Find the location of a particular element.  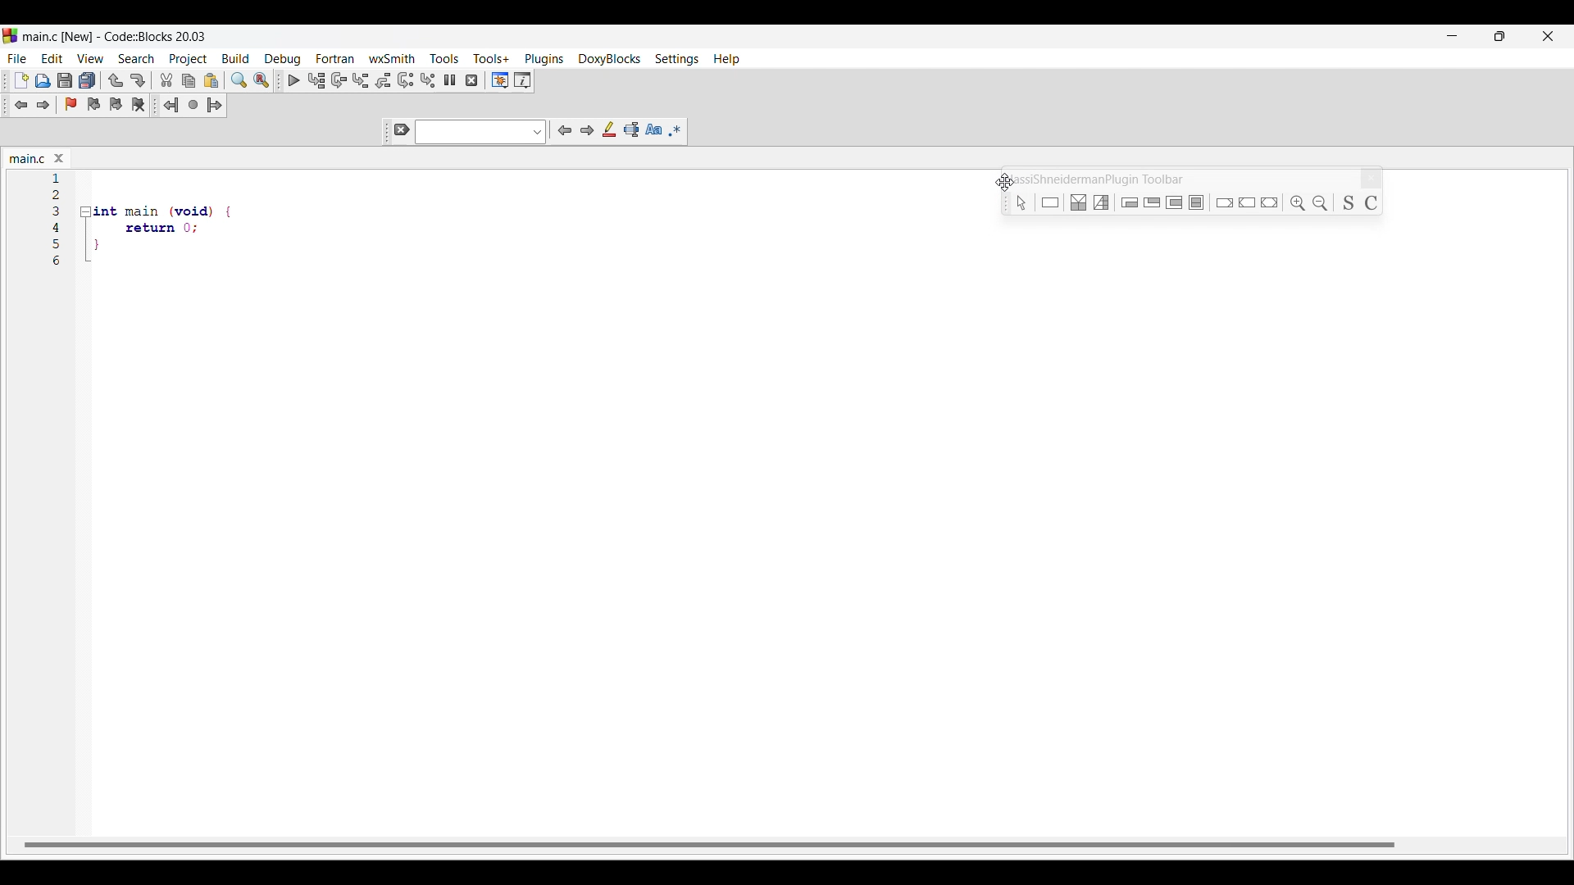

 is located at coordinates (1052, 202).